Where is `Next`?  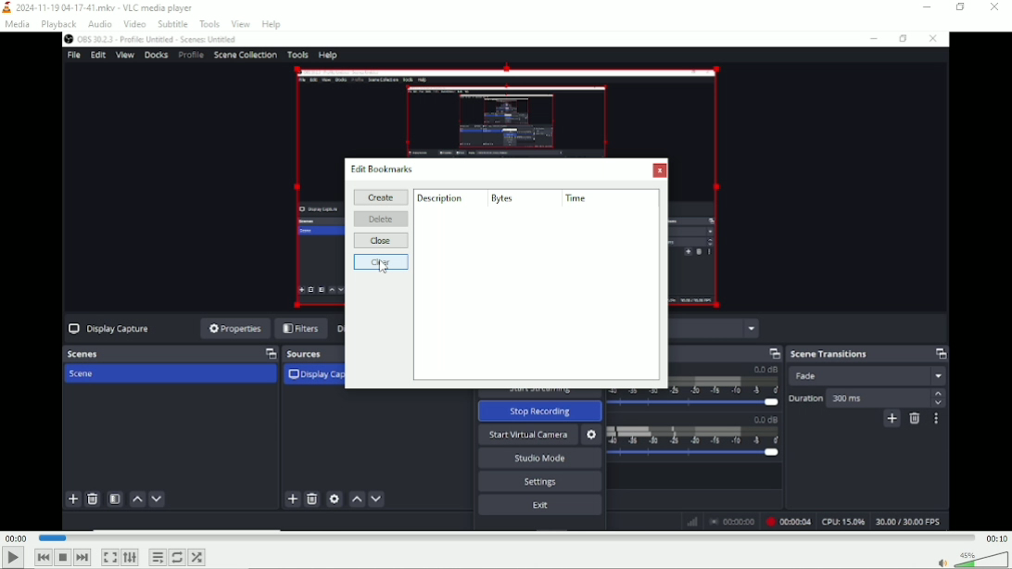
Next is located at coordinates (82, 557).